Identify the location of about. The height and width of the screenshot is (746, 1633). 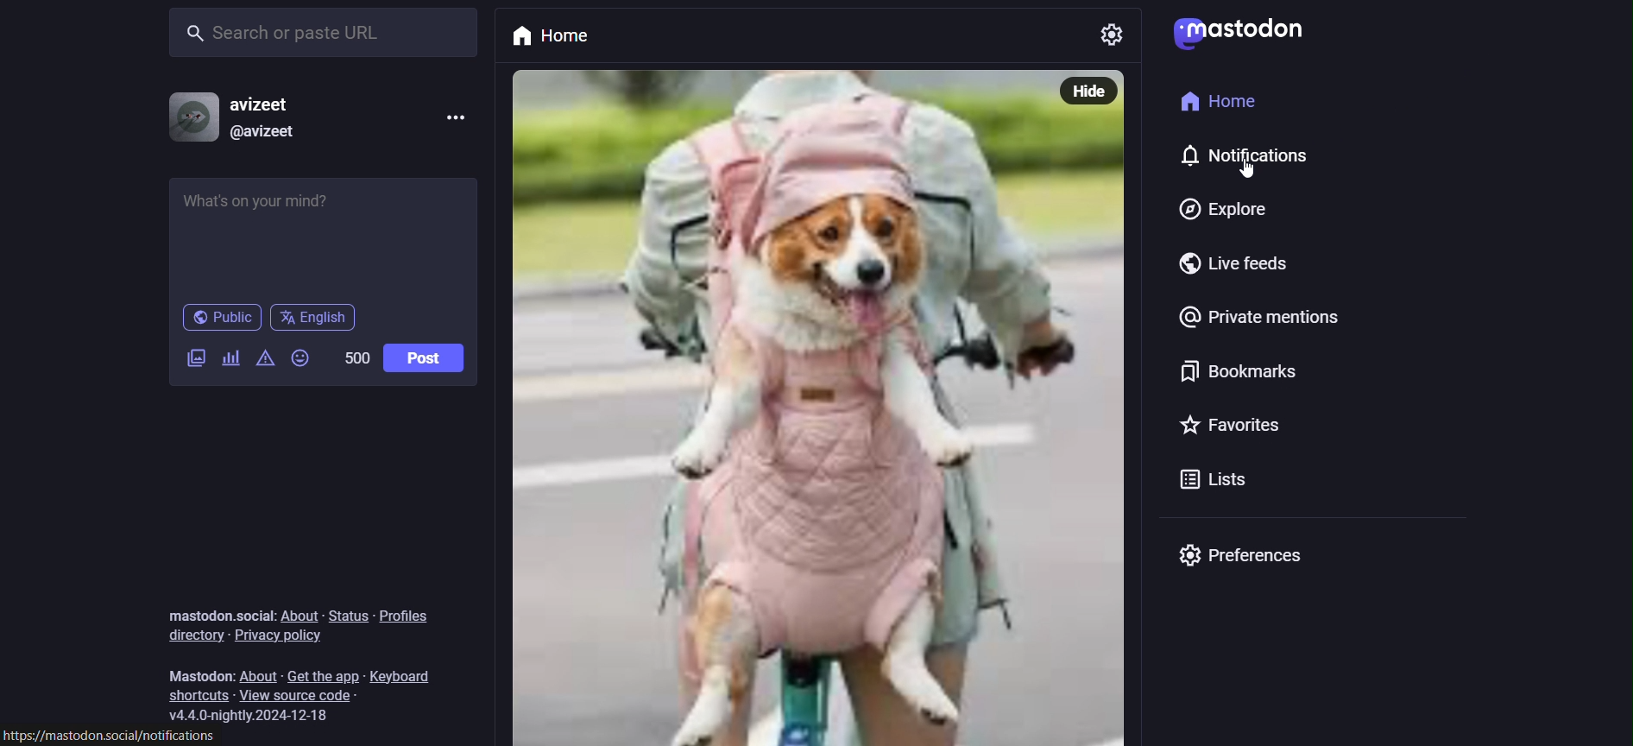
(260, 674).